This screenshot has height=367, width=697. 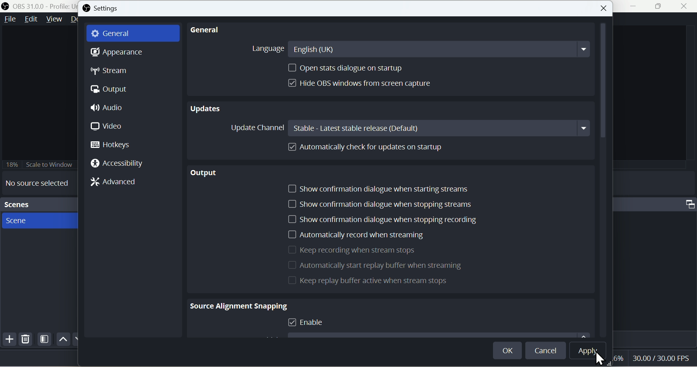 I want to click on General, so click(x=205, y=30).